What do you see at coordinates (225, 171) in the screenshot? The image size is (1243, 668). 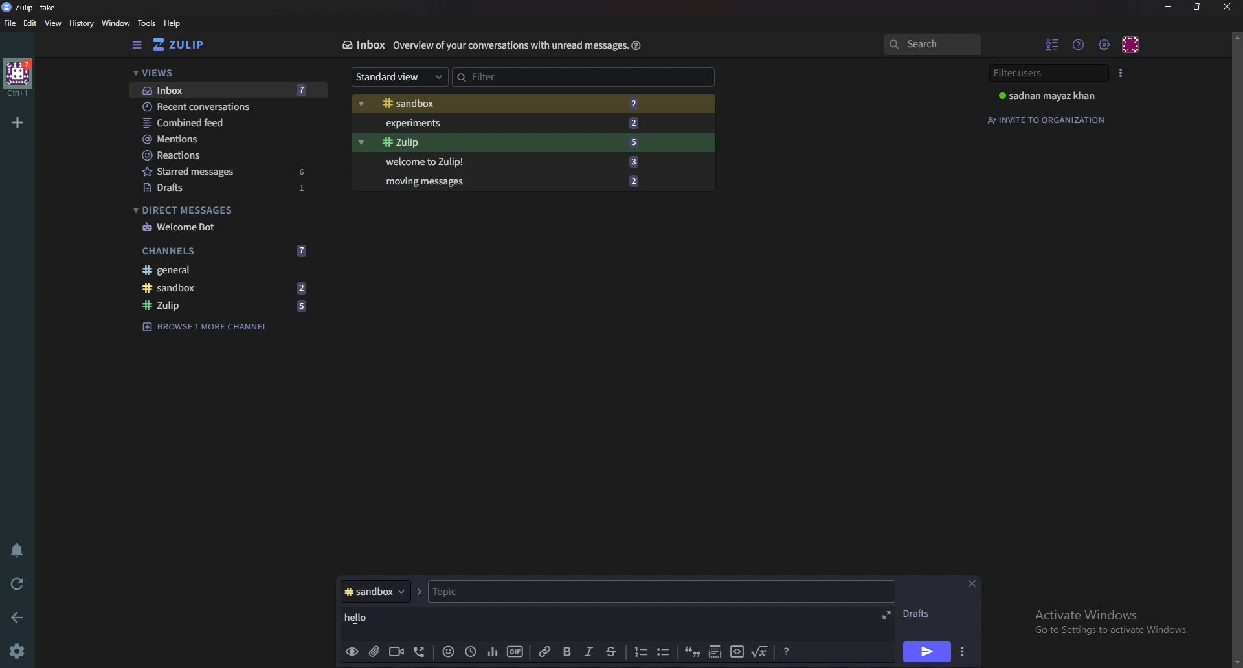 I see `starred Messages 6` at bounding box center [225, 171].